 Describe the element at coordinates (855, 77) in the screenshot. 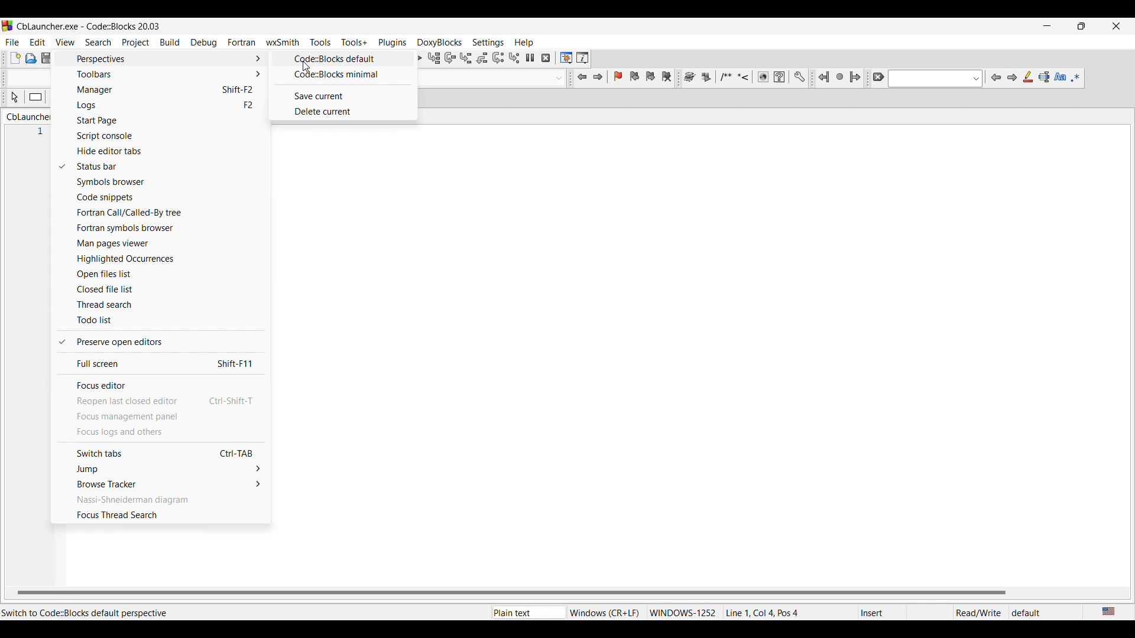

I see `Jump forward` at that location.